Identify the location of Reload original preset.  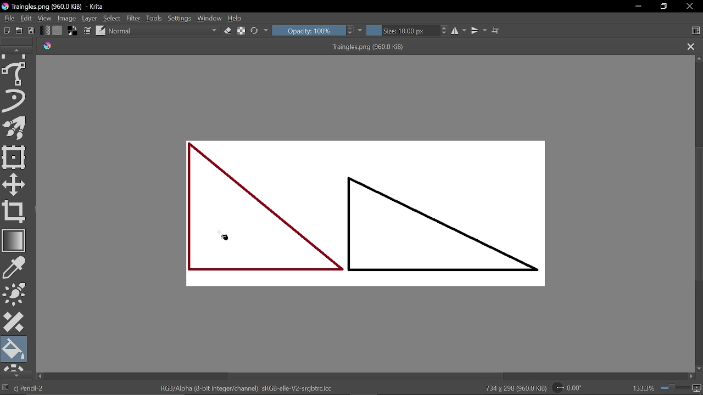
(255, 31).